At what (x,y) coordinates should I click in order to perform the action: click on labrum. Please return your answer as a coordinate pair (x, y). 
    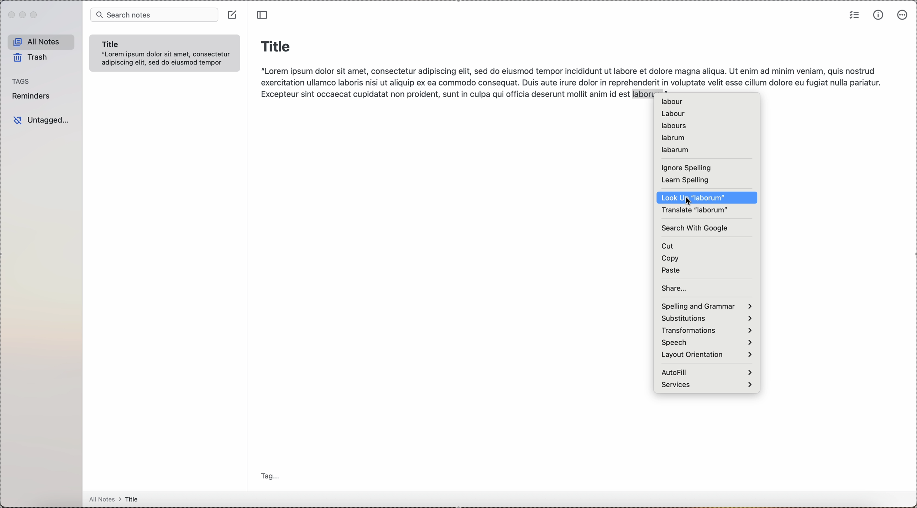
    Looking at the image, I should click on (675, 138).